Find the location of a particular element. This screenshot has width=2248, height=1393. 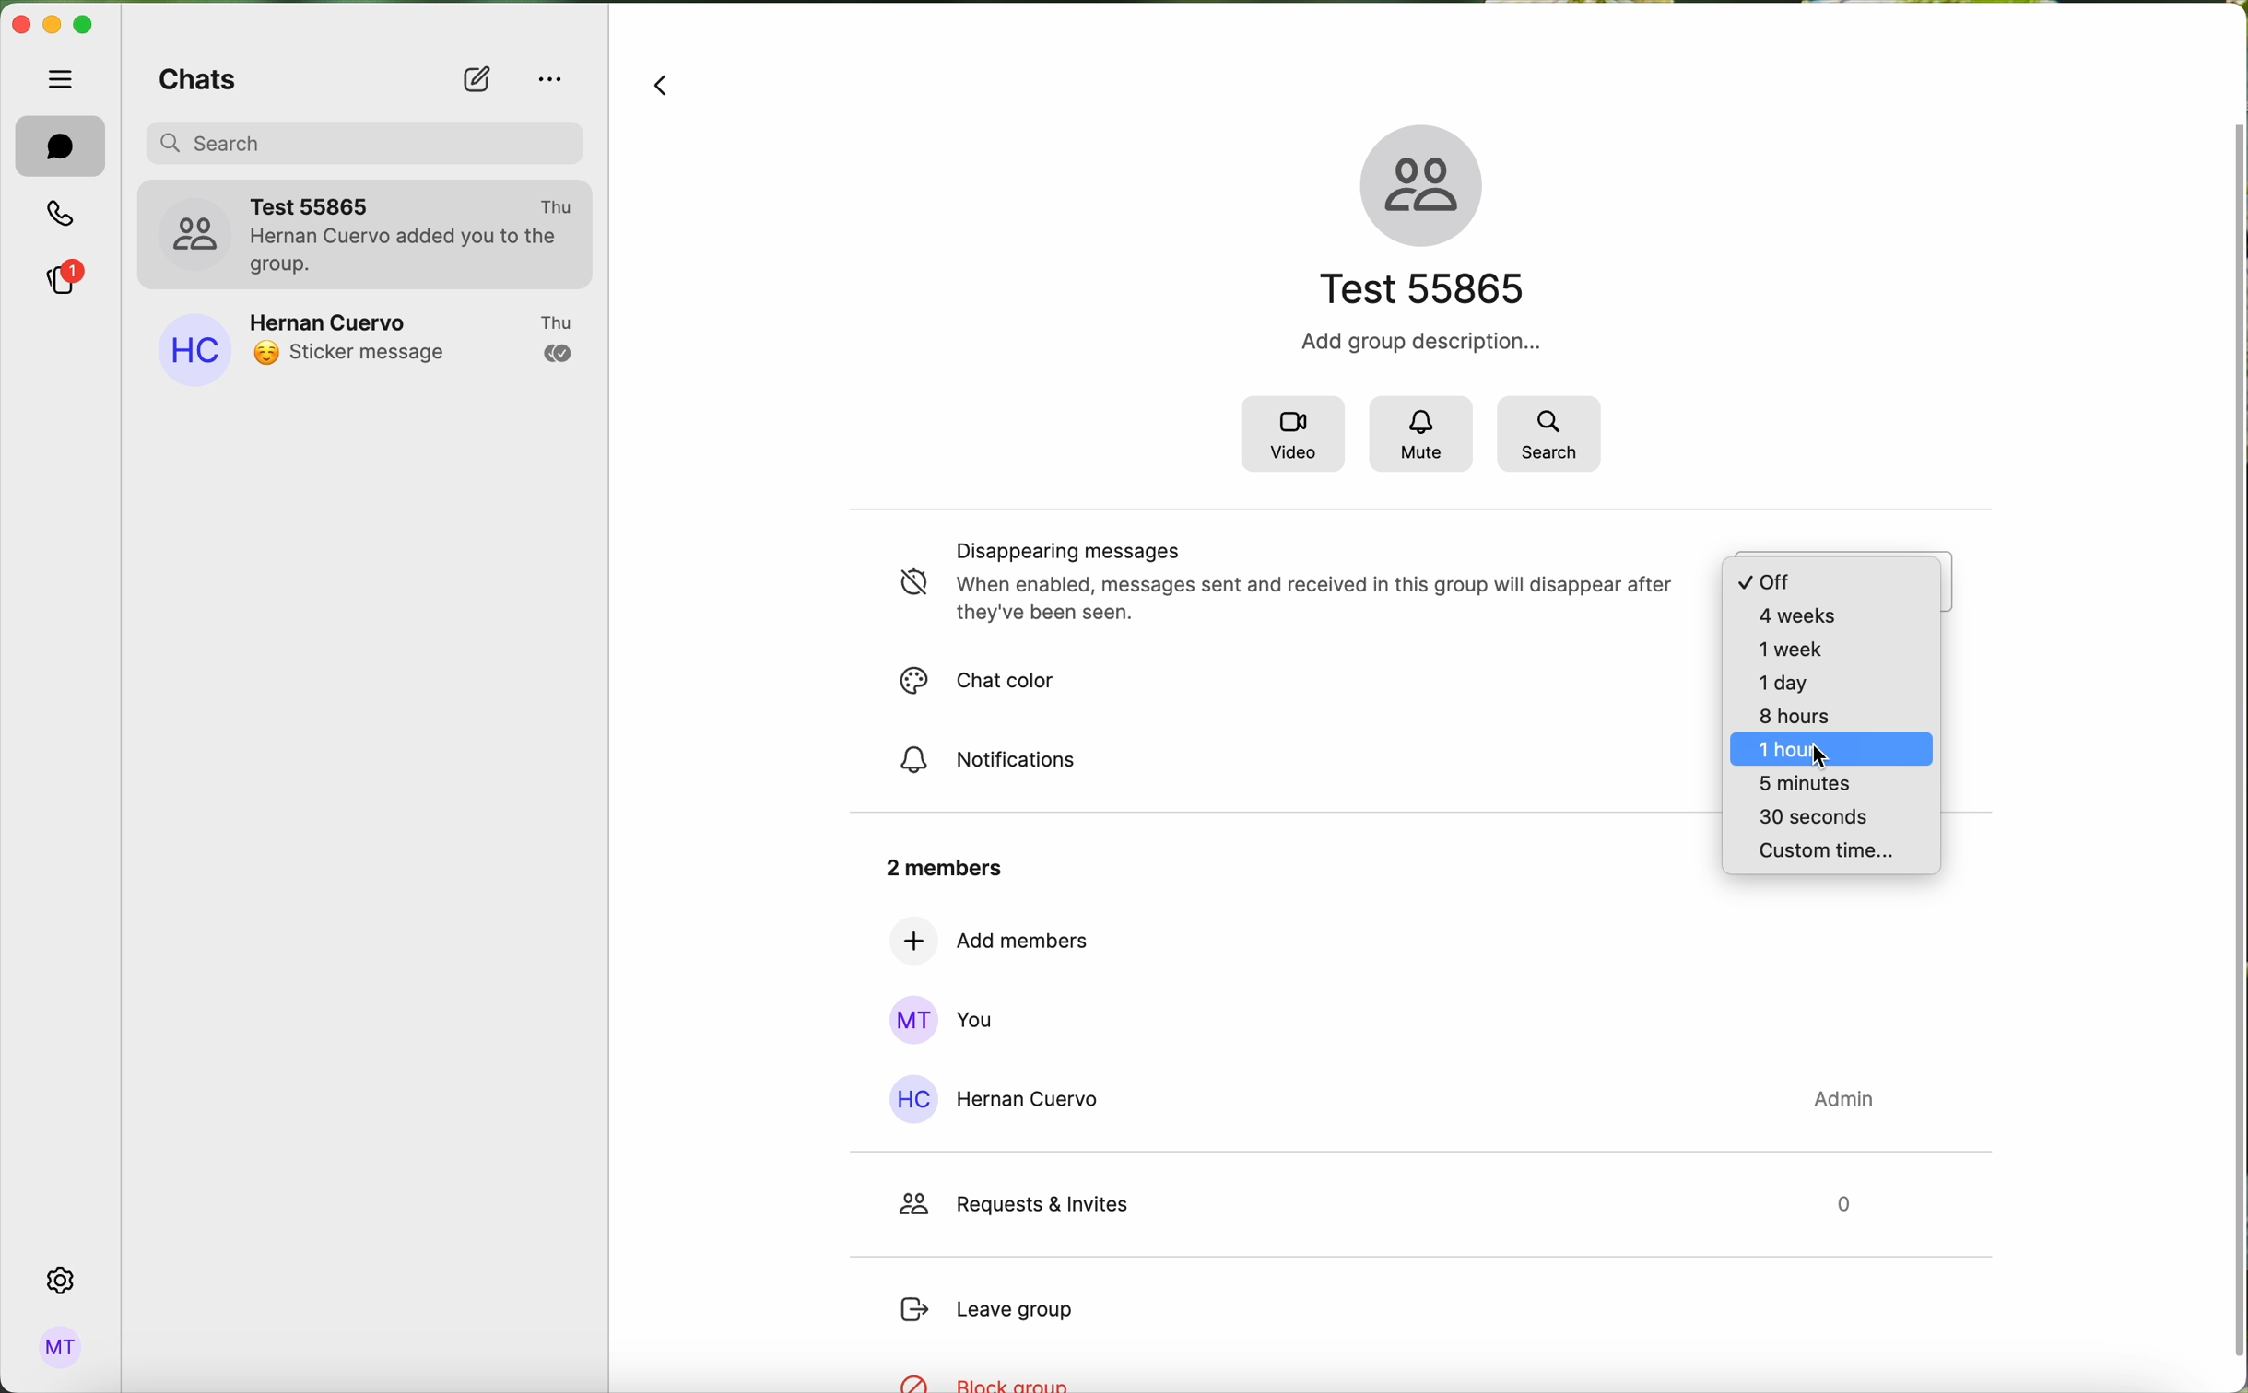

profile is located at coordinates (62, 1350).